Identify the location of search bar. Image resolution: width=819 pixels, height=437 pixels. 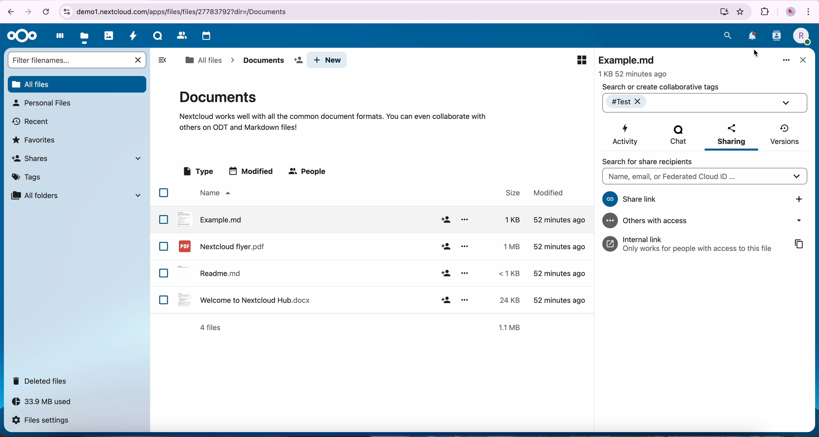
(704, 177).